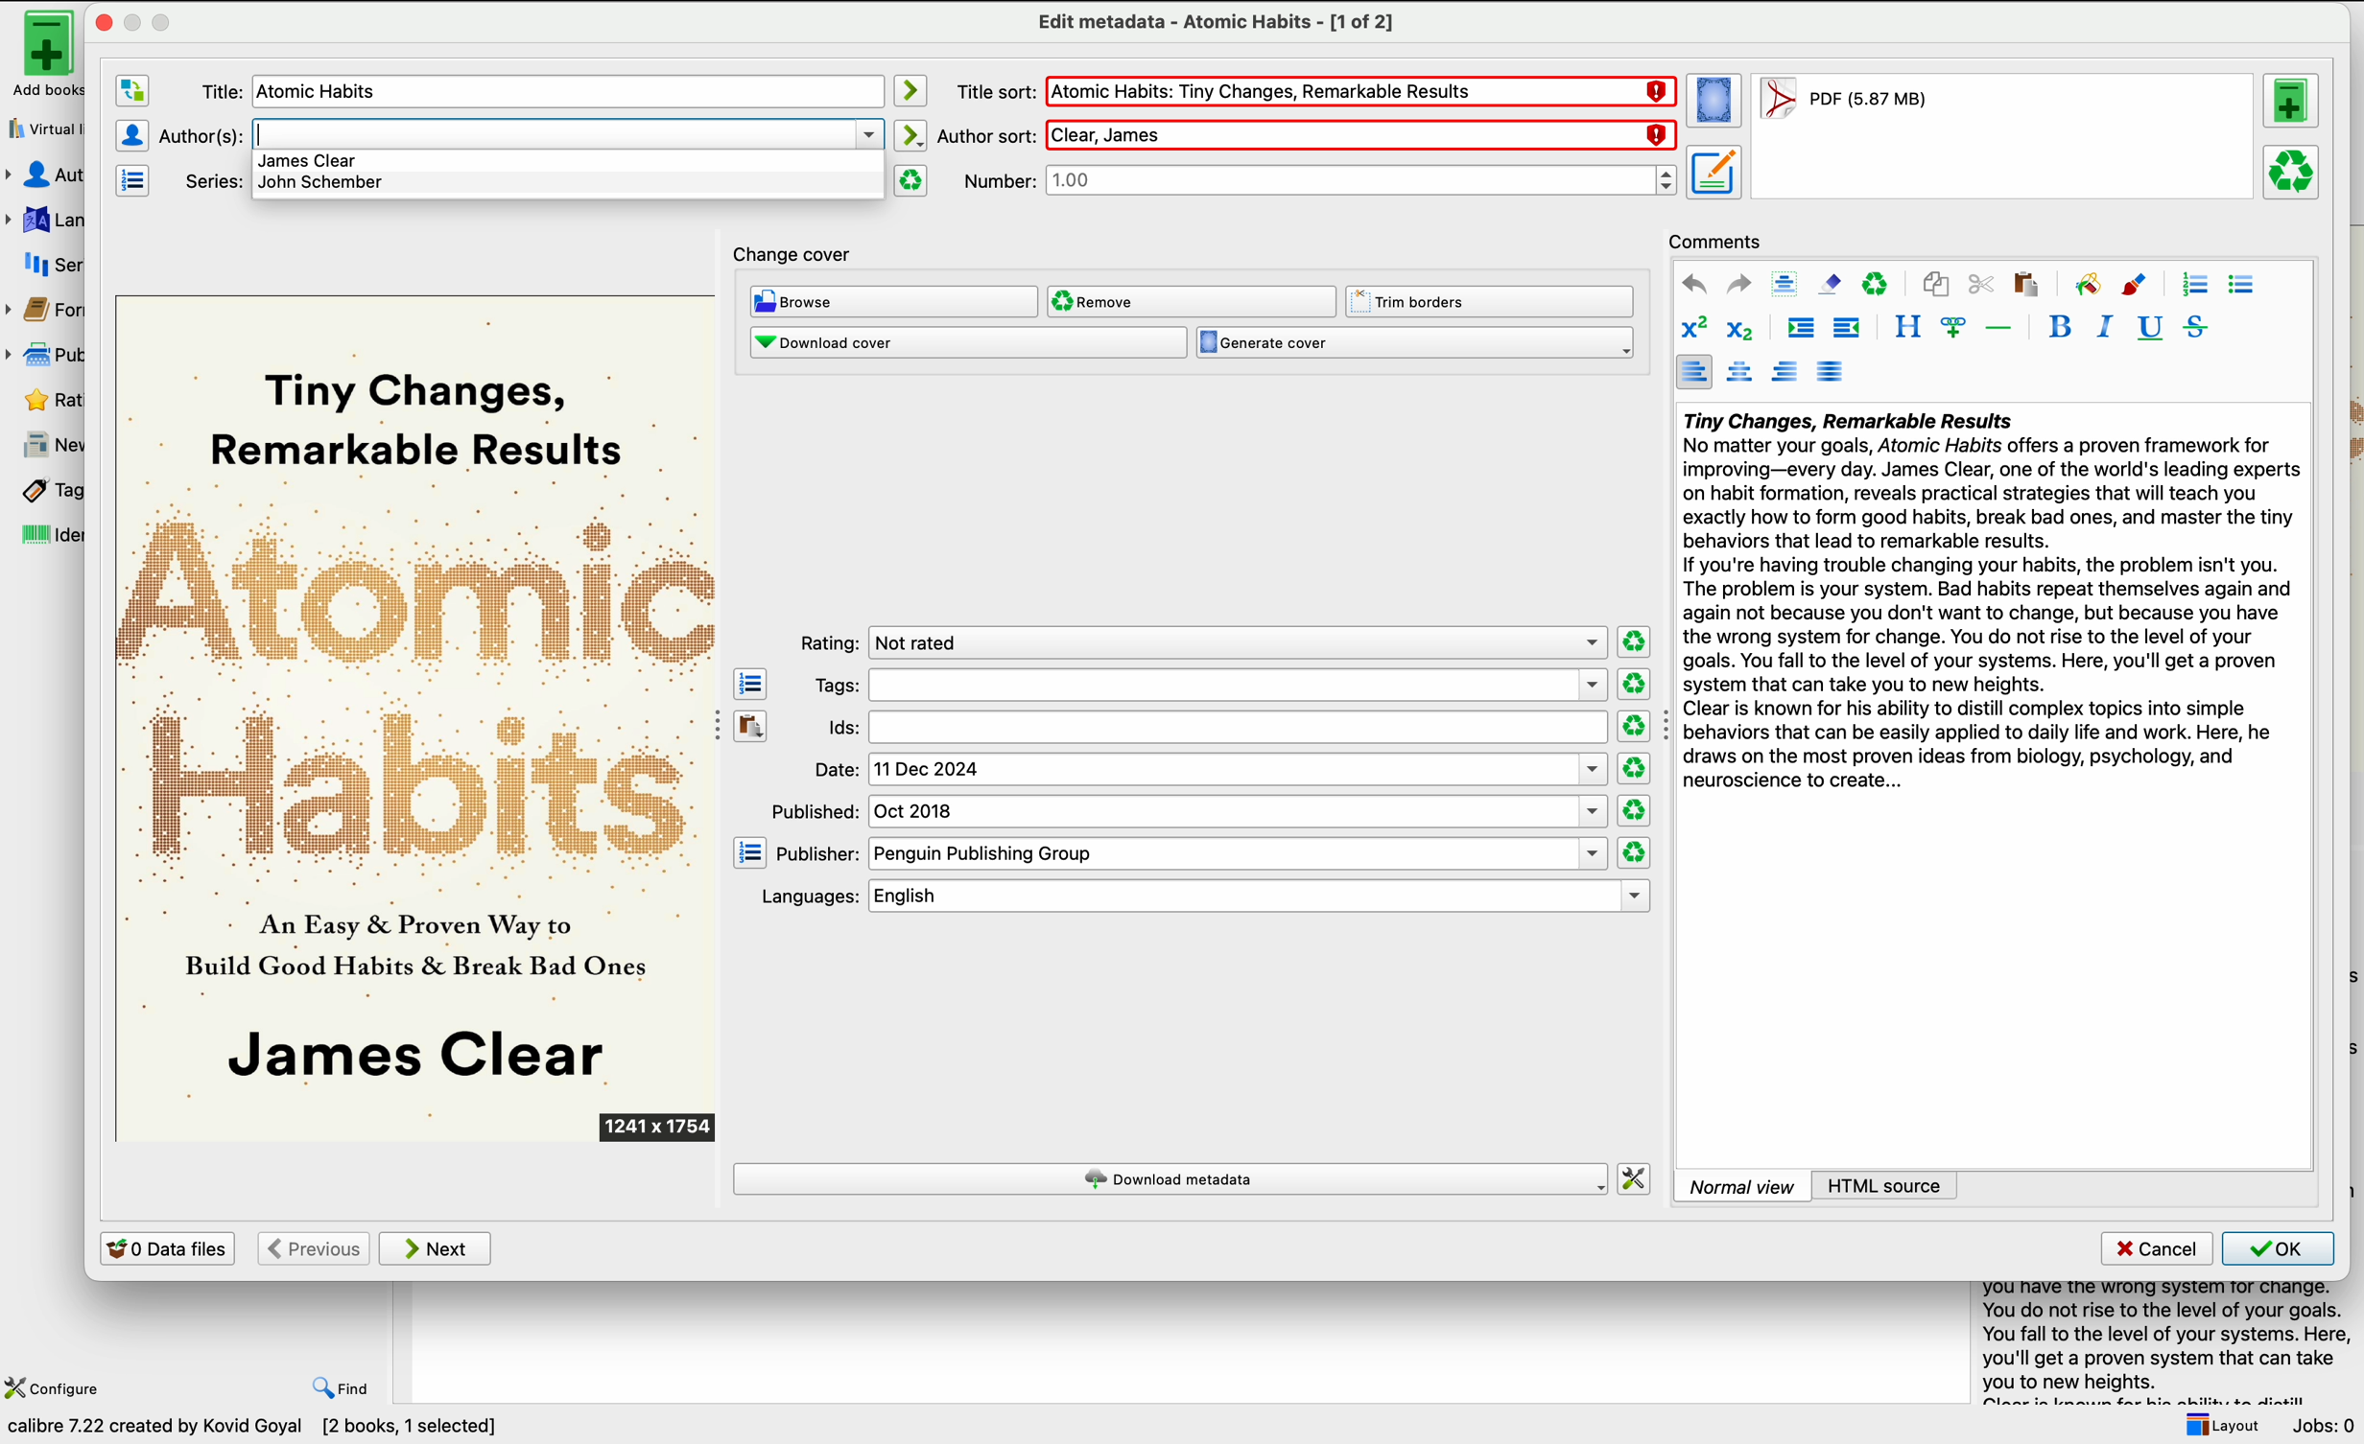 The height and width of the screenshot is (1444, 2364). What do you see at coordinates (985, 133) in the screenshot?
I see `author sort:` at bounding box center [985, 133].